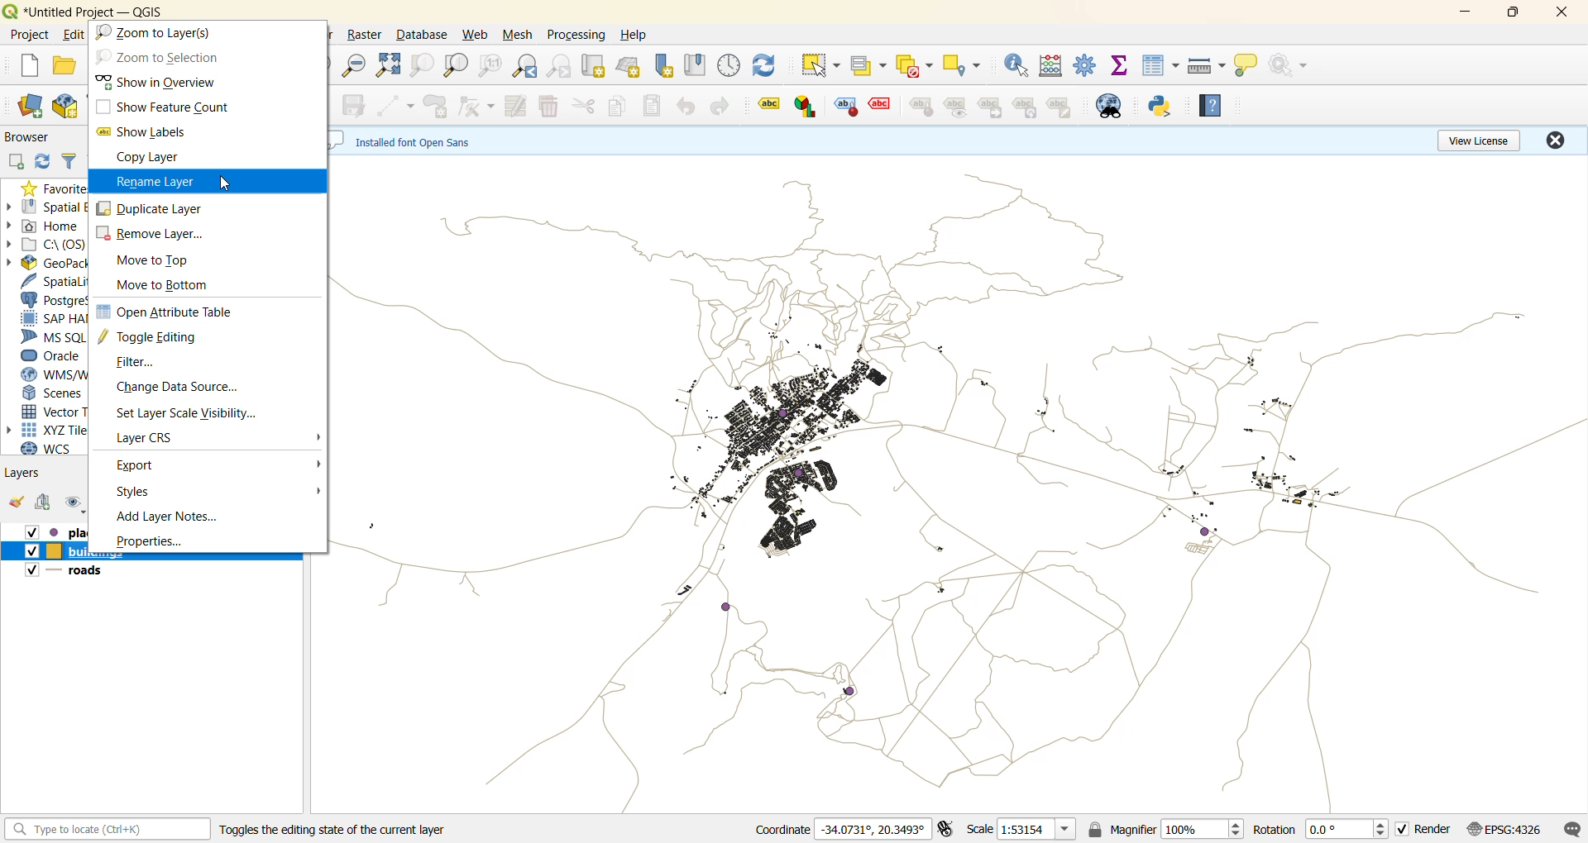 The image size is (1588, 843). What do you see at coordinates (352, 66) in the screenshot?
I see `zoom out` at bounding box center [352, 66].